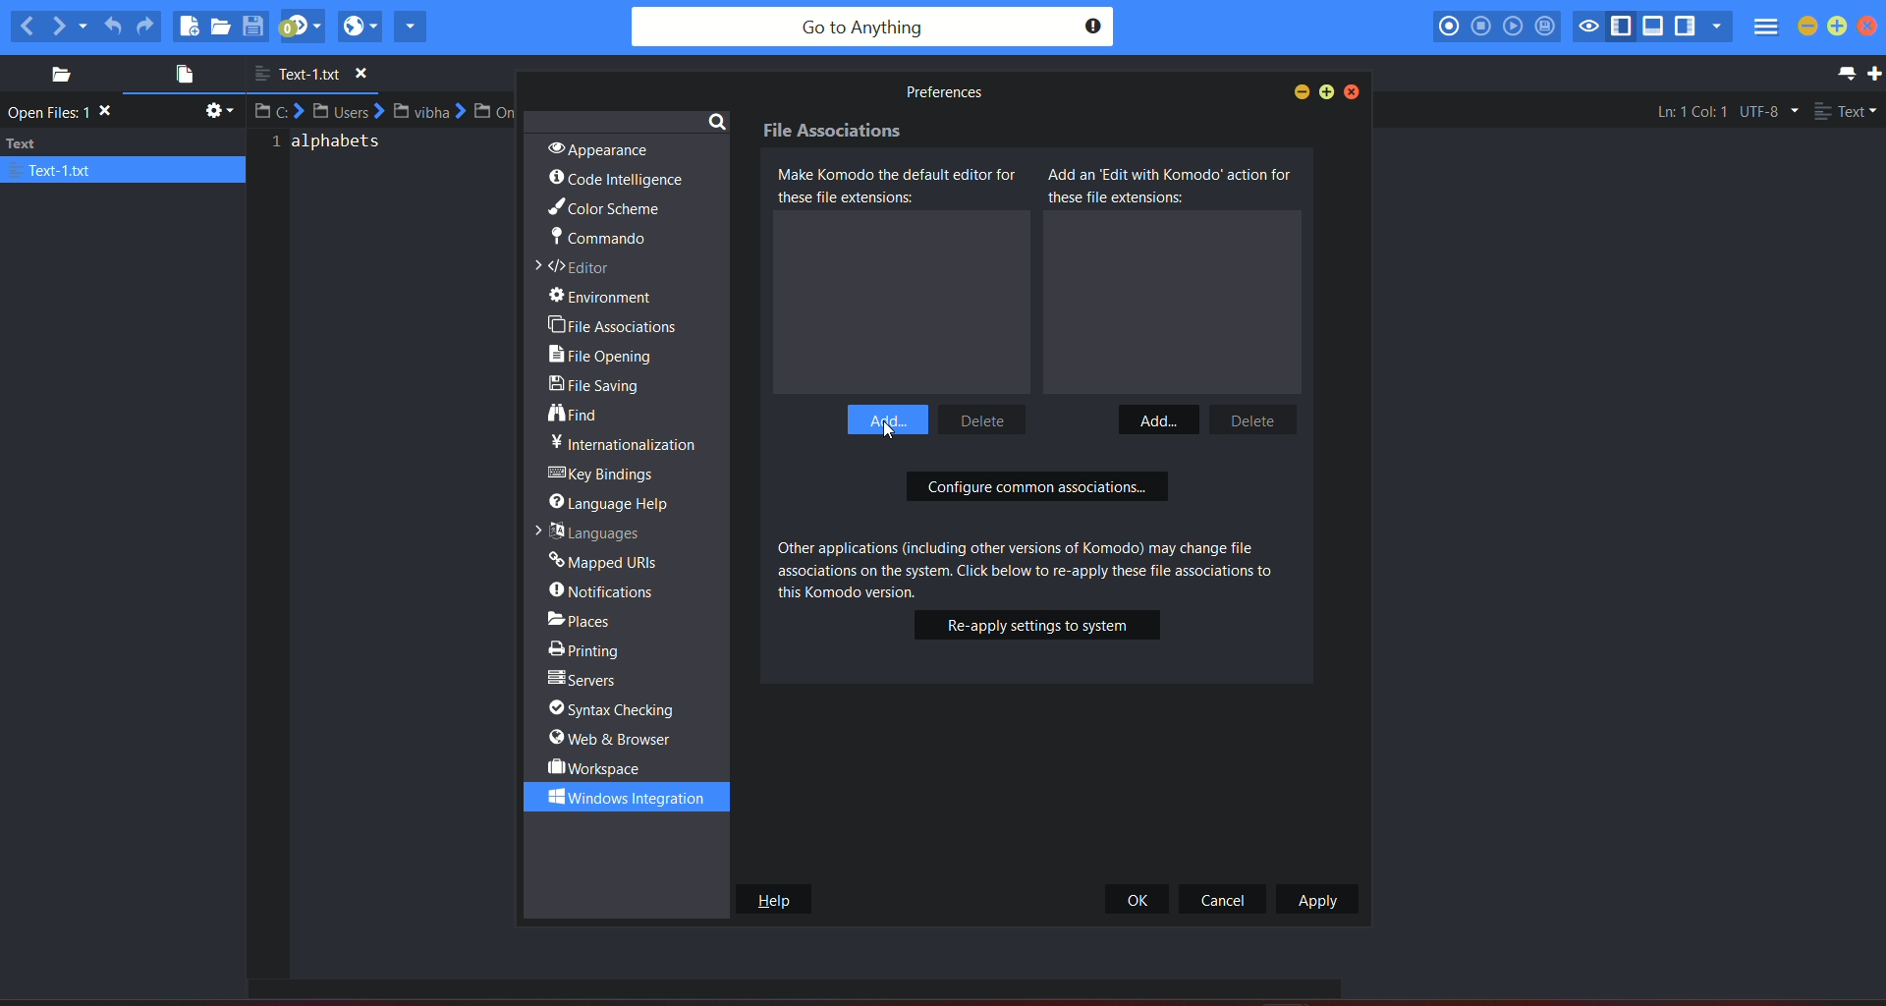 The height and width of the screenshot is (1006, 1886). I want to click on minimize, so click(1807, 27).